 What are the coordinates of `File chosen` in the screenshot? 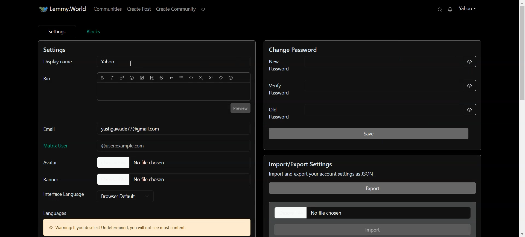 It's located at (141, 162).